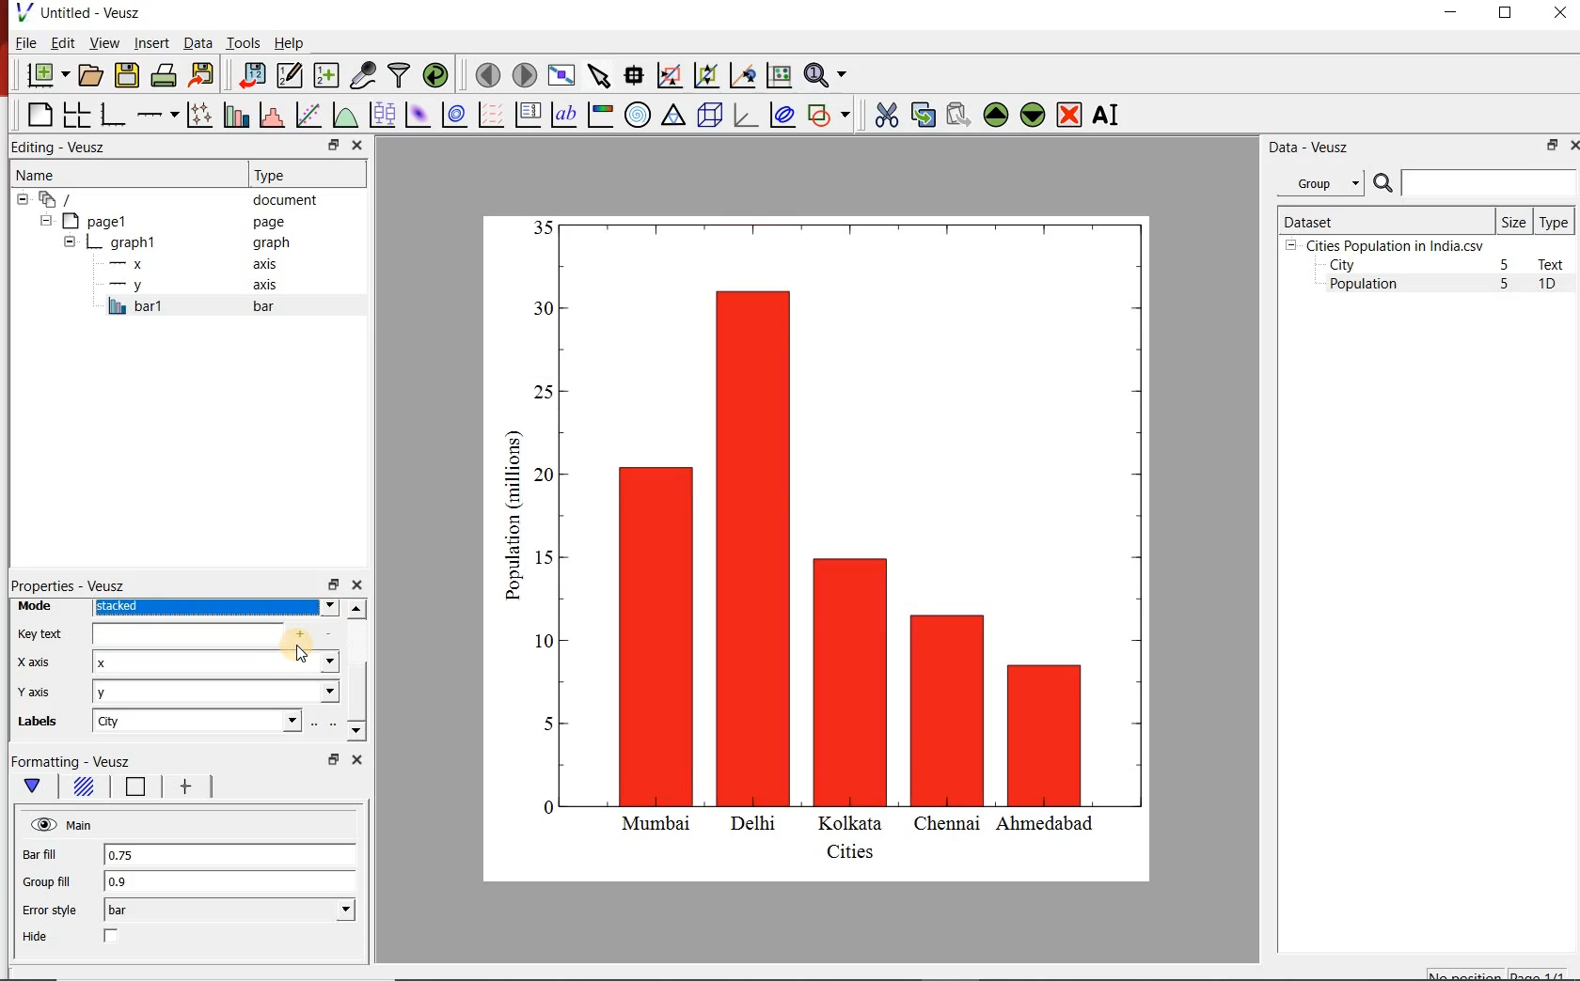 The height and width of the screenshot is (981, 1580). I want to click on zoom functions menu, so click(829, 75).